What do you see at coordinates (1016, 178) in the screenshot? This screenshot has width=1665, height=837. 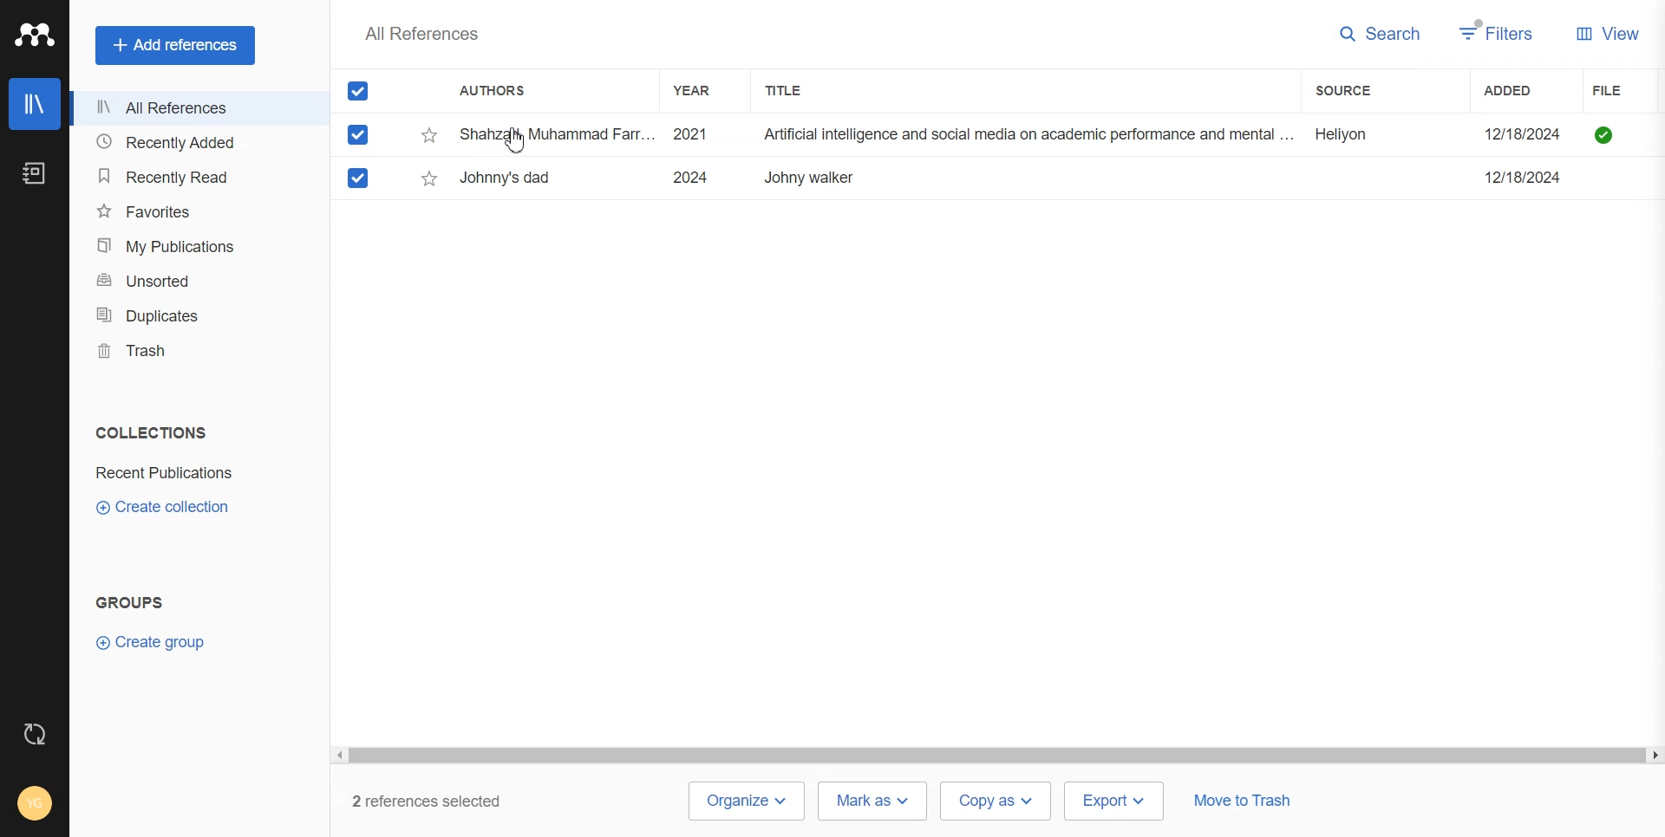 I see `Ezquerro, L.; Coimbra, R.; ... 2023 Large dinosaur egg accumulations and their significance for understanding ne... Geoscience Frontiers ~~ 12/18/2024` at bounding box center [1016, 178].